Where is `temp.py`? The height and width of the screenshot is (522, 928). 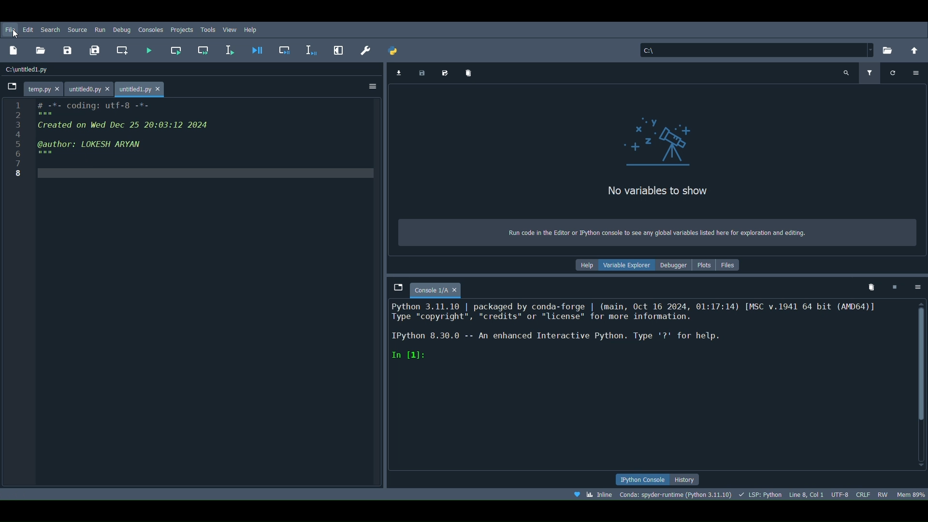 temp.py is located at coordinates (44, 87).